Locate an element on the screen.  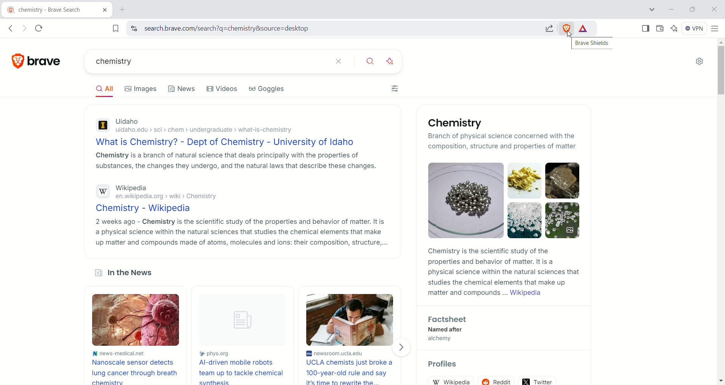
newsroom.ucla.edu is located at coordinates (352, 354).